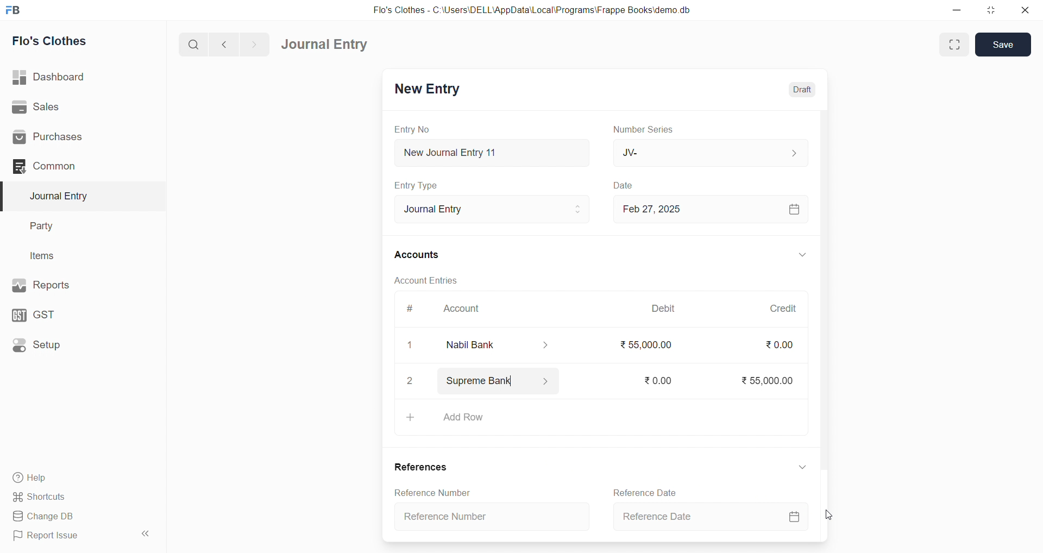  Describe the element at coordinates (17, 9) in the screenshot. I see `logo` at that location.